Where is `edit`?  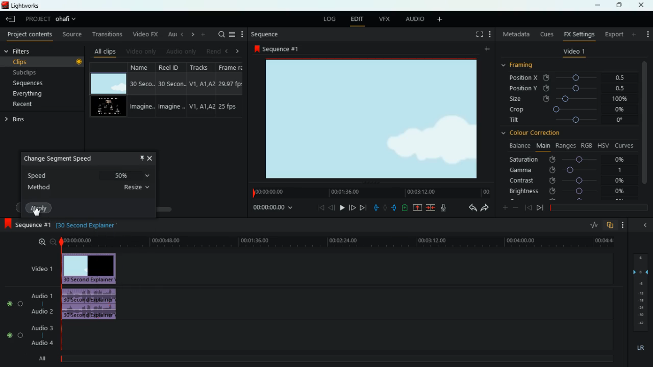 edit is located at coordinates (357, 19).